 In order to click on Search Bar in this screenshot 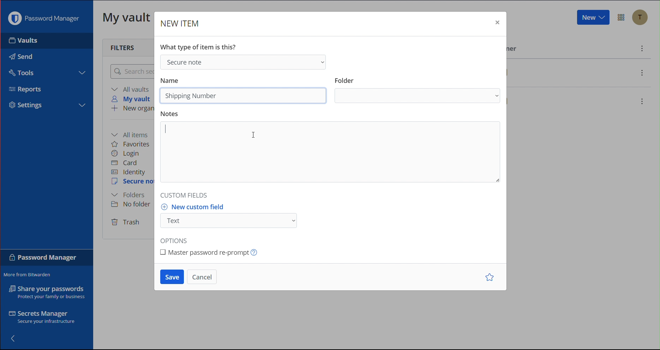, I will do `click(132, 72)`.